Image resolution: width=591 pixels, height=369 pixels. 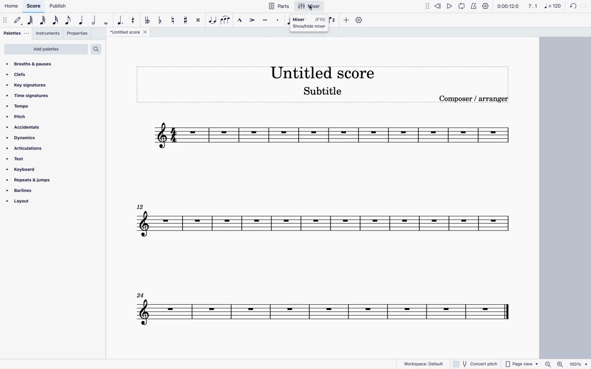 I want to click on toggle double sharp, so click(x=198, y=21).